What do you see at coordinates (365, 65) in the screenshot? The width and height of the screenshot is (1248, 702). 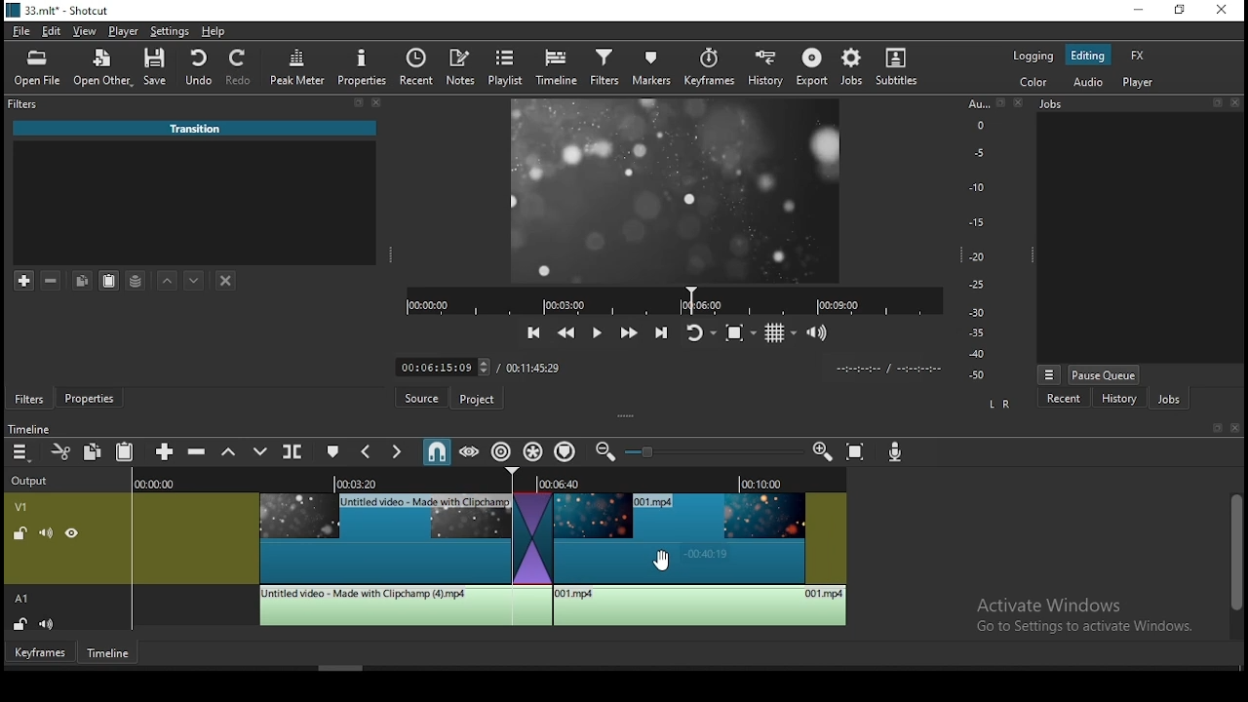 I see `properties` at bounding box center [365, 65].